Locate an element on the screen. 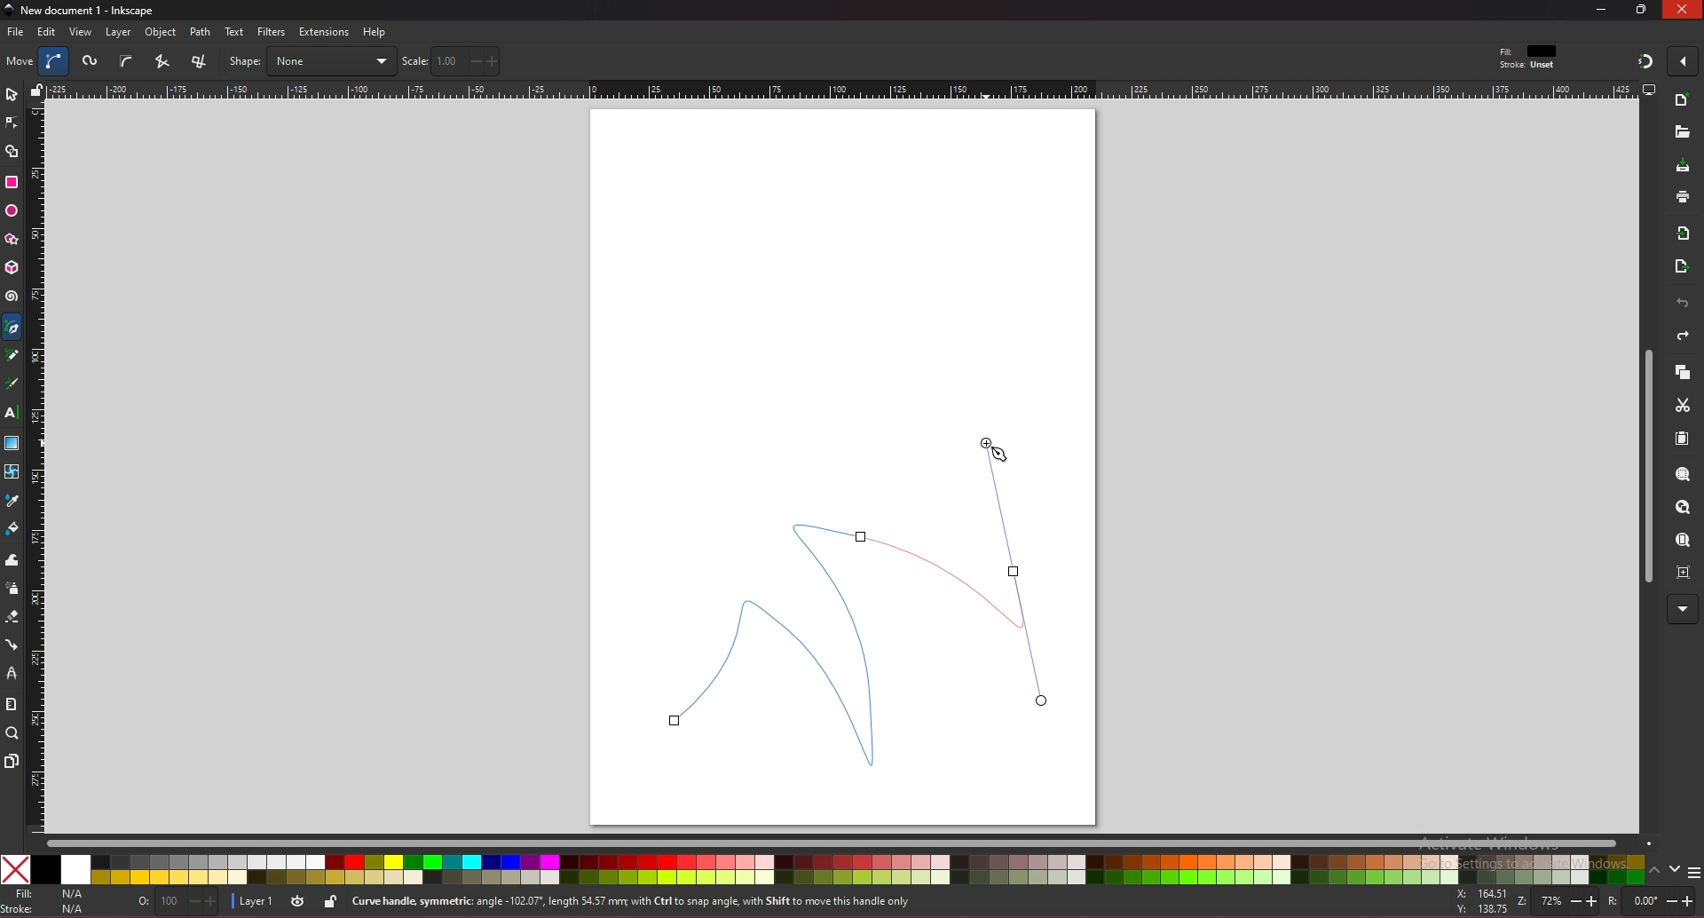  view is located at coordinates (82, 32).